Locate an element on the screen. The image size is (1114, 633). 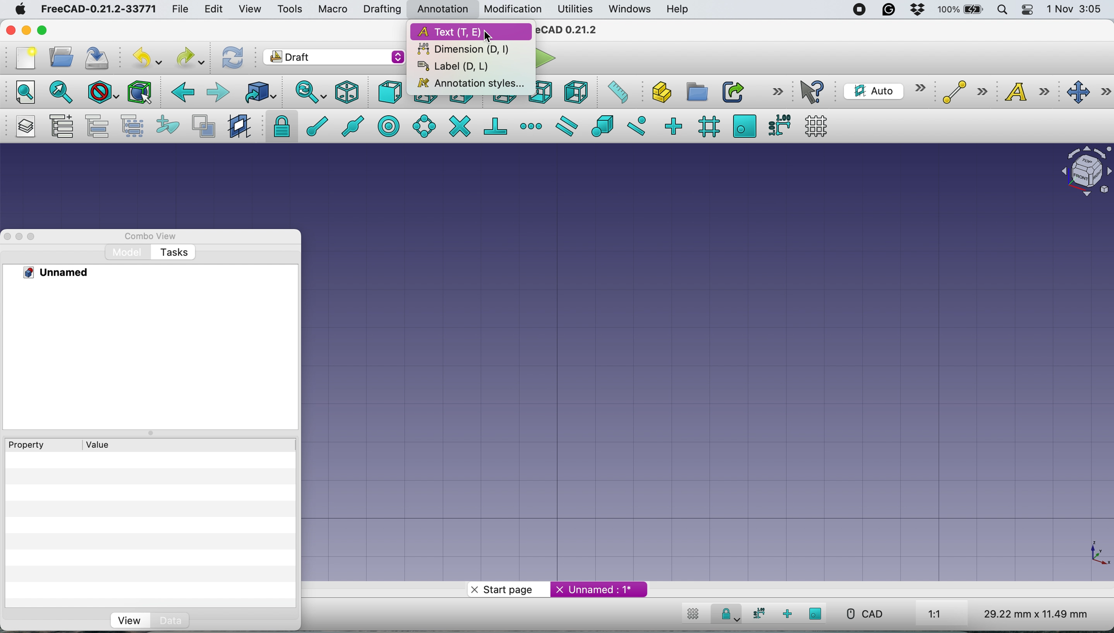
view is located at coordinates (250, 9).